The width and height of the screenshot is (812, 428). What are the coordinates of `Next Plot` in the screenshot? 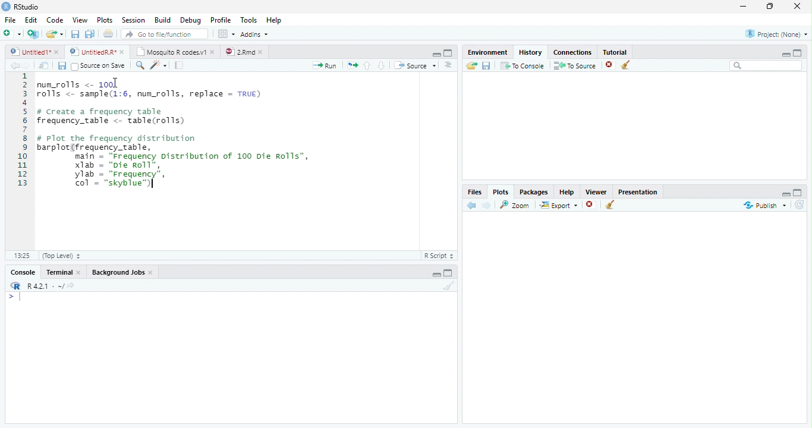 It's located at (487, 205).